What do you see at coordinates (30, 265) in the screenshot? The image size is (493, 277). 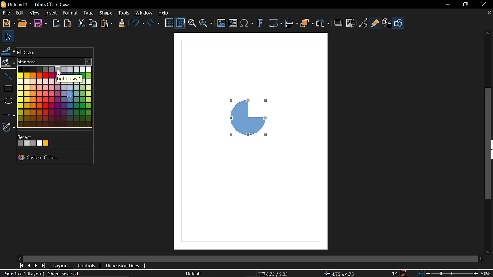 I see `Previous page` at bounding box center [30, 265].